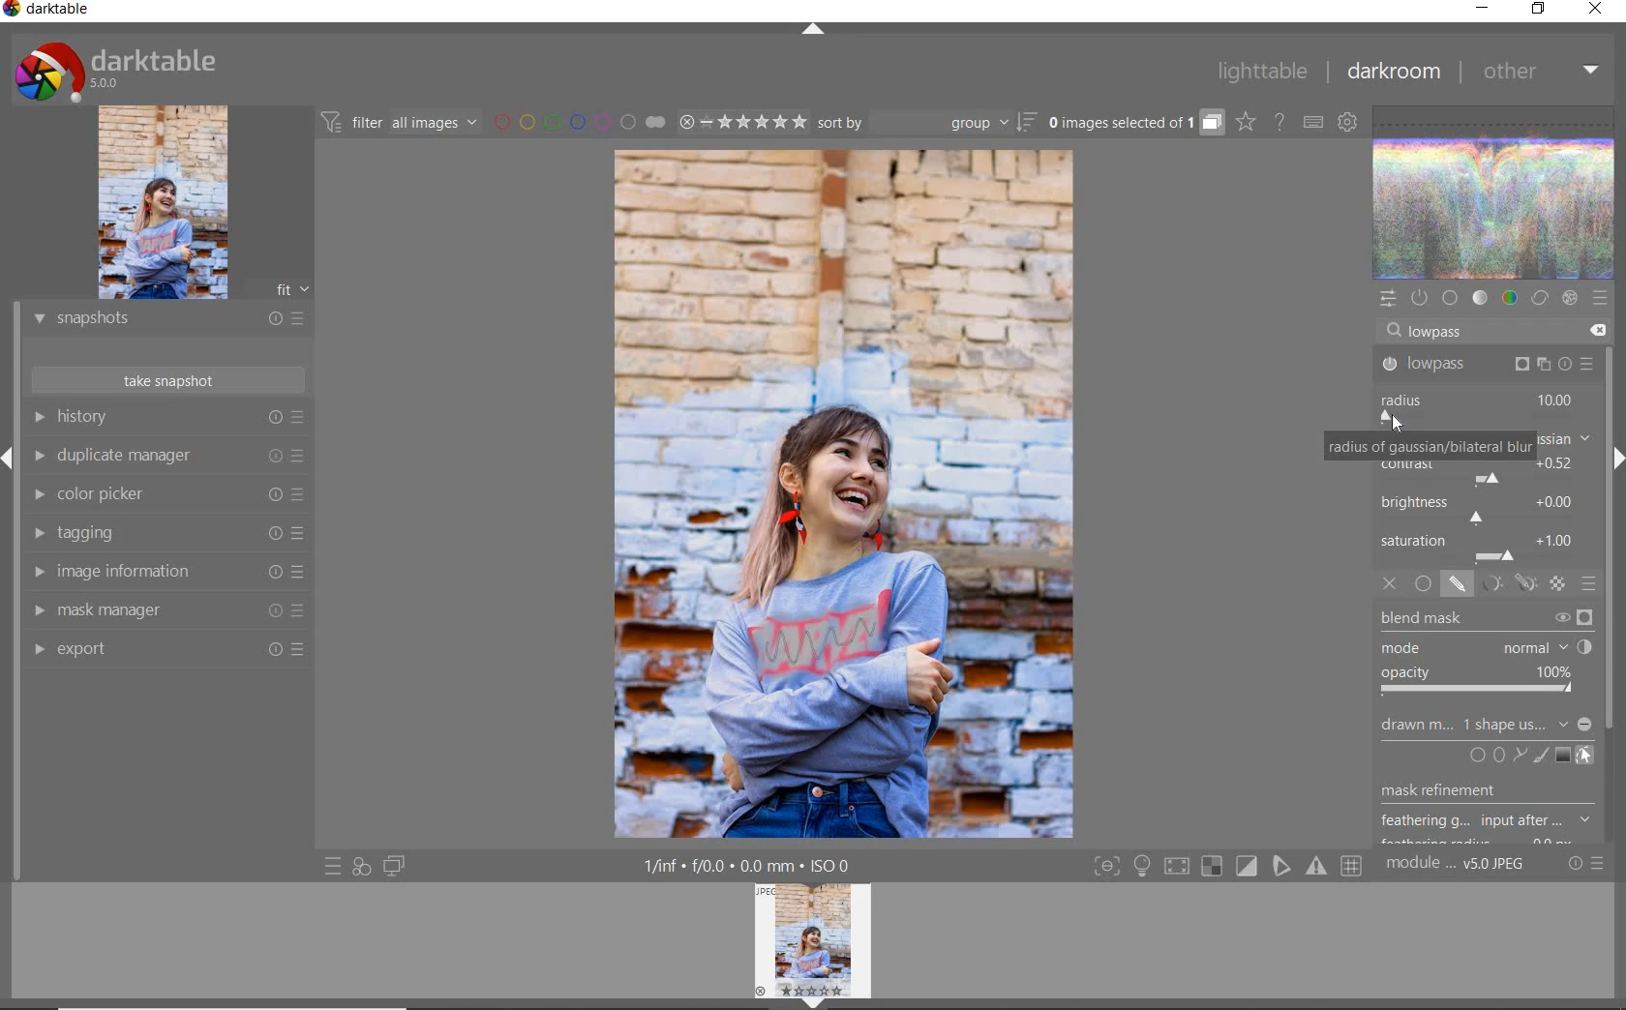 This screenshot has width=1626, height=1010. I want to click on waveform, so click(1495, 191).